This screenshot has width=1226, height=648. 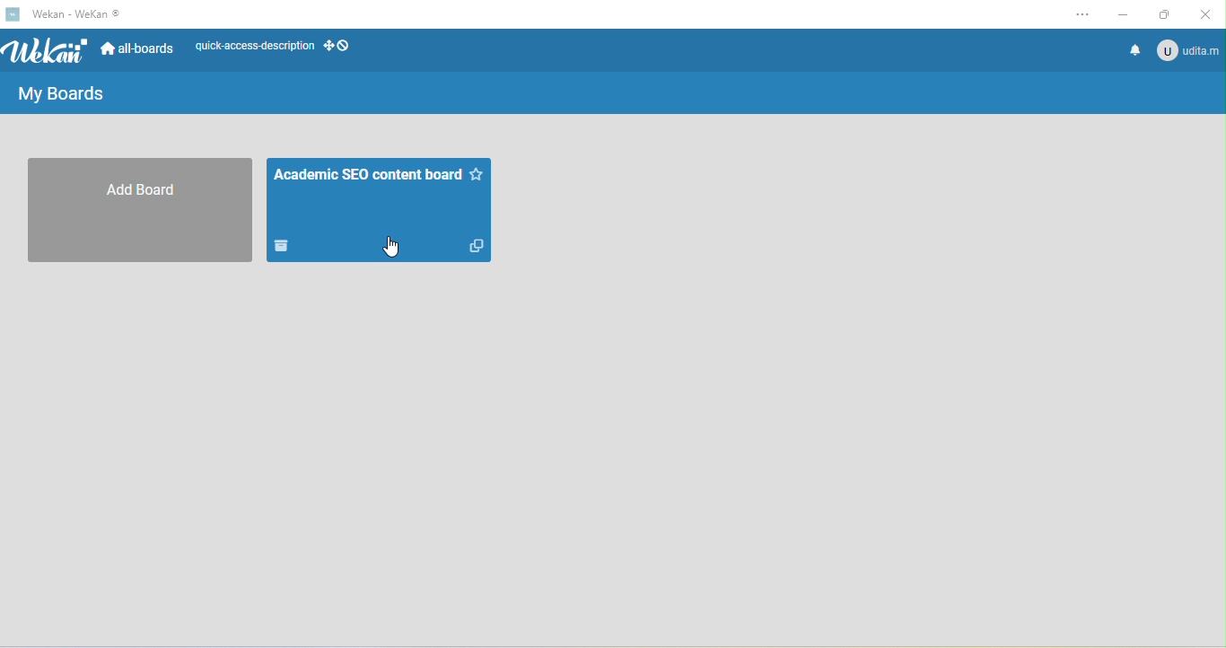 I want to click on star this board, so click(x=477, y=175).